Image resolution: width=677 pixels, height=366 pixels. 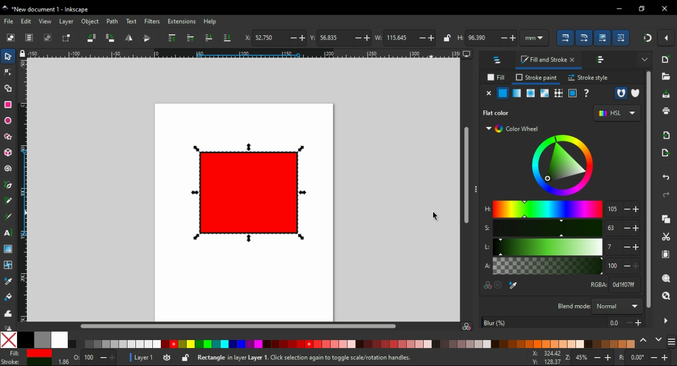 I want to click on increase/decrease, so click(x=634, y=322).